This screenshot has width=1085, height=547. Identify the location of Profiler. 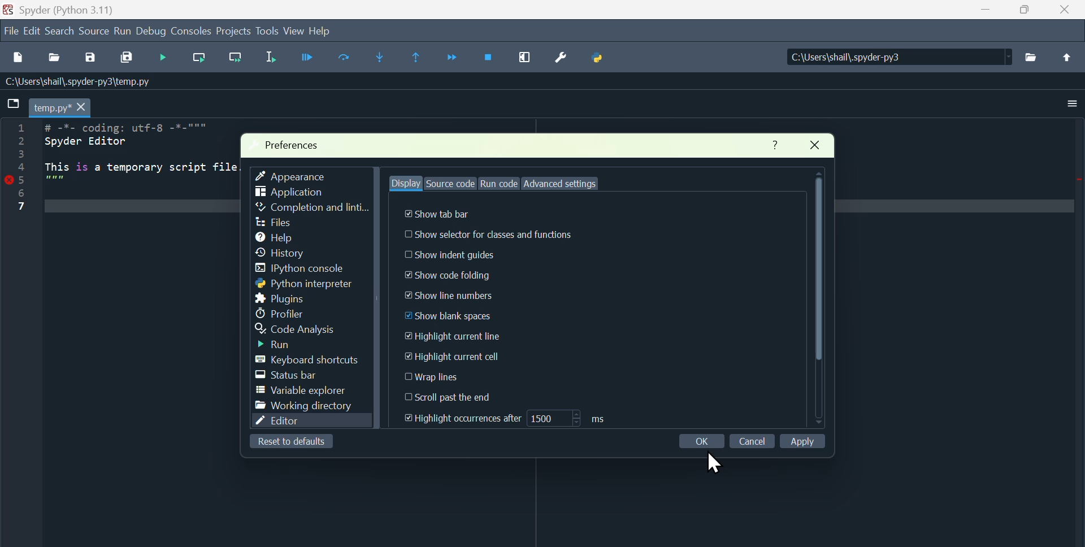
(280, 314).